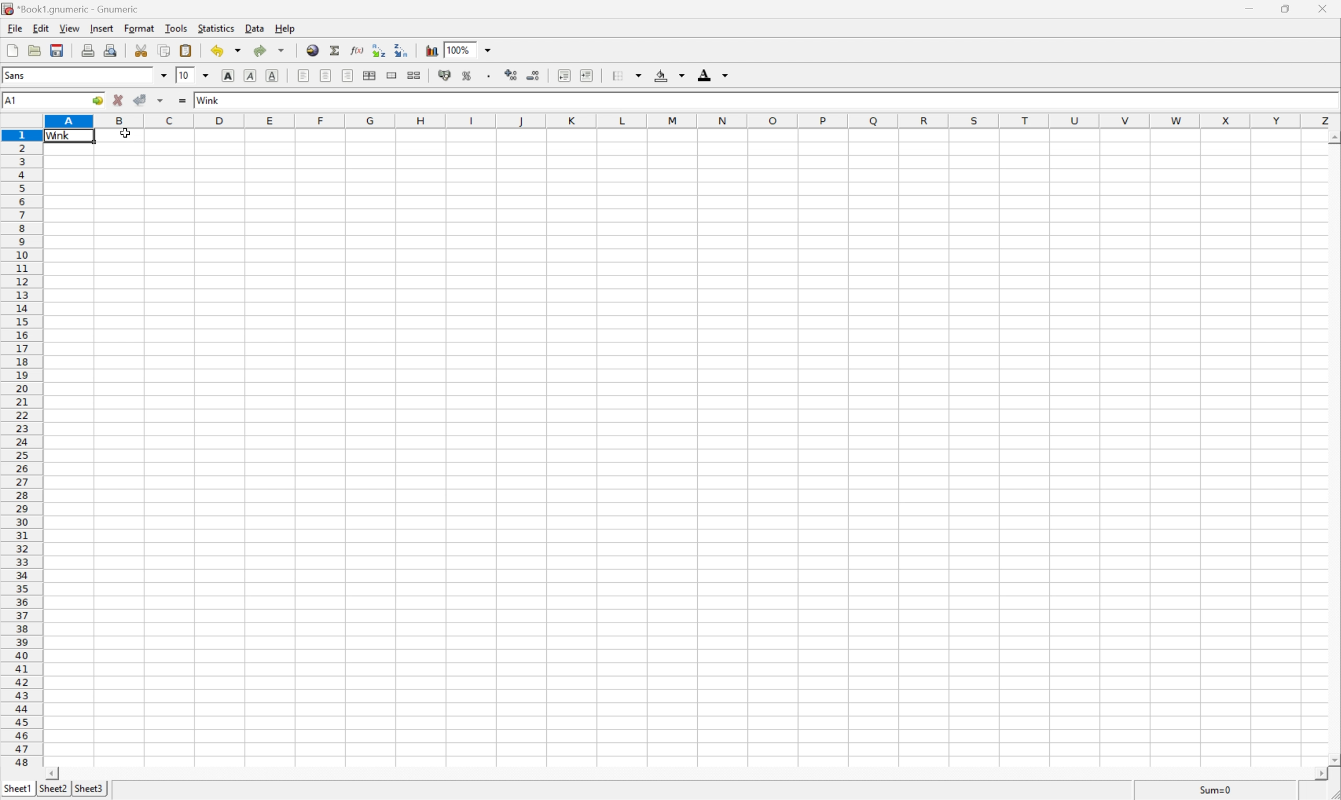  I want to click on help, so click(285, 30).